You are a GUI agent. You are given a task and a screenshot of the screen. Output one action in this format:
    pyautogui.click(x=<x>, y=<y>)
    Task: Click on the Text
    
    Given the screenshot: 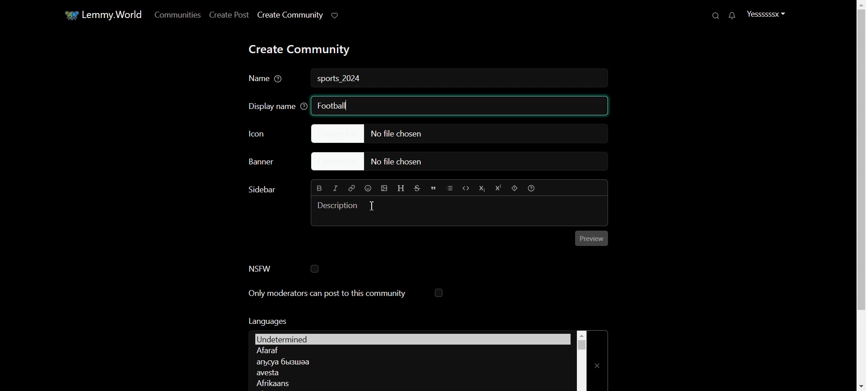 What is the action you would take?
    pyautogui.click(x=332, y=105)
    